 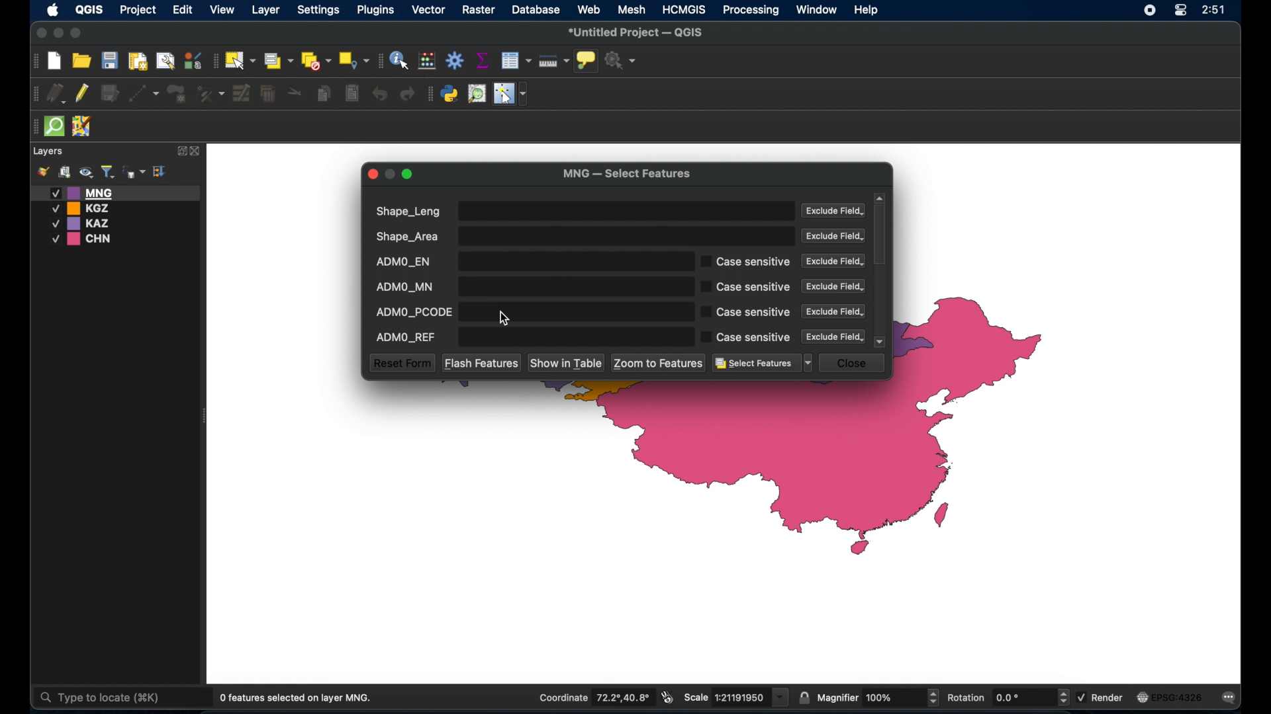 I want to click on help, so click(x=868, y=11).